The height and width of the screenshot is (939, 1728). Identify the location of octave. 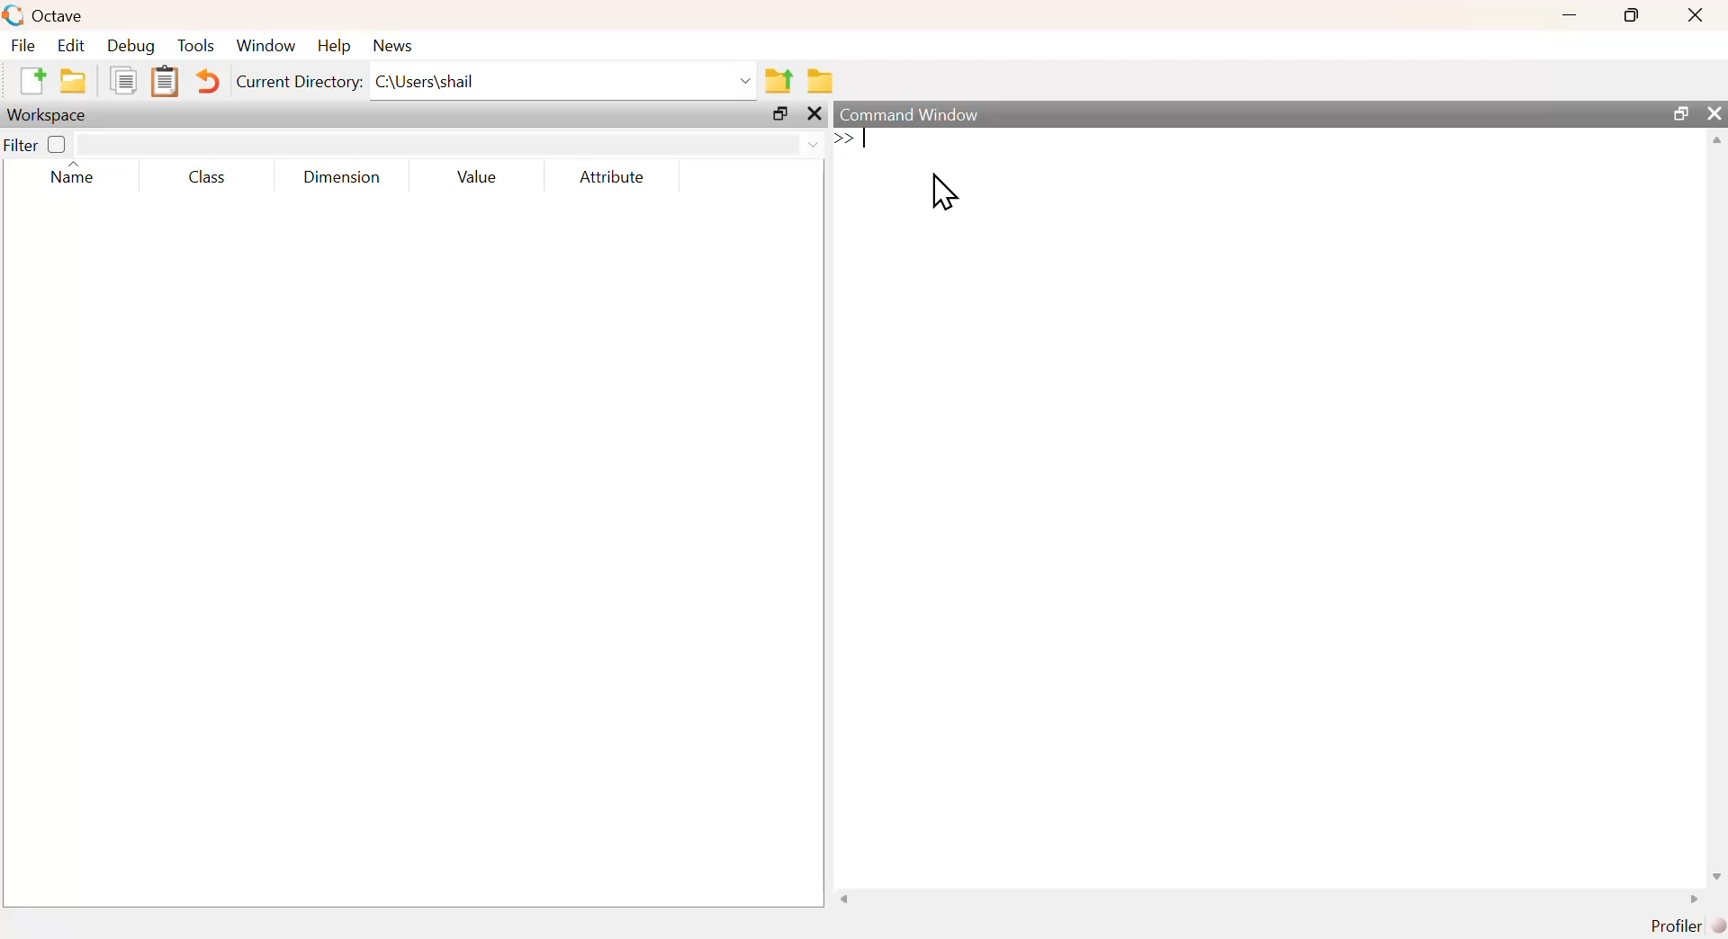
(46, 16).